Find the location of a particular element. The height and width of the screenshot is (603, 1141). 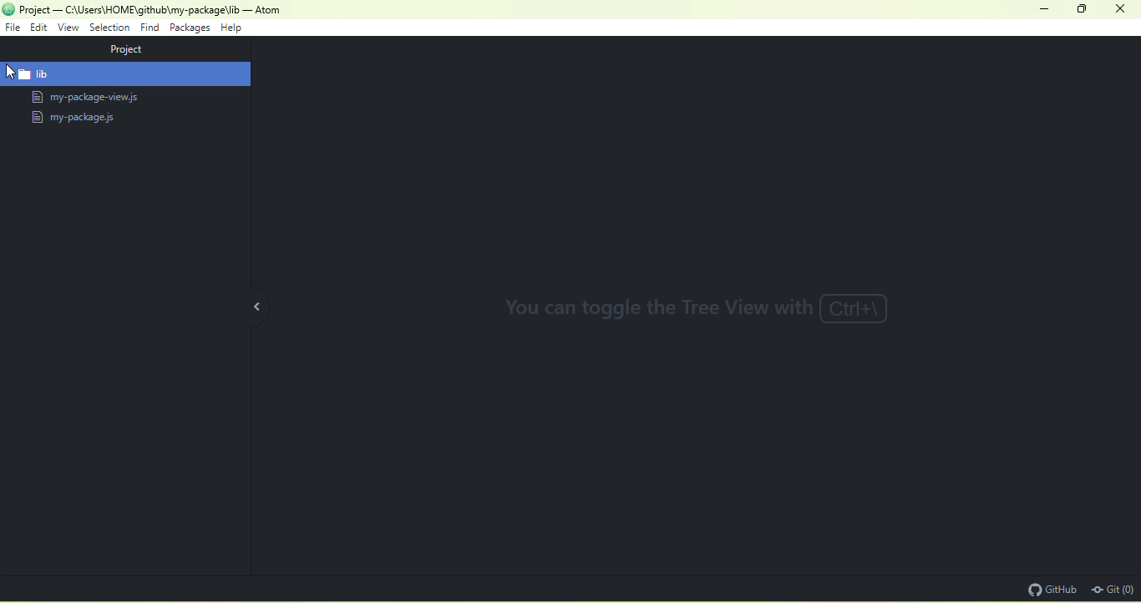

color change in lib is located at coordinates (125, 74).